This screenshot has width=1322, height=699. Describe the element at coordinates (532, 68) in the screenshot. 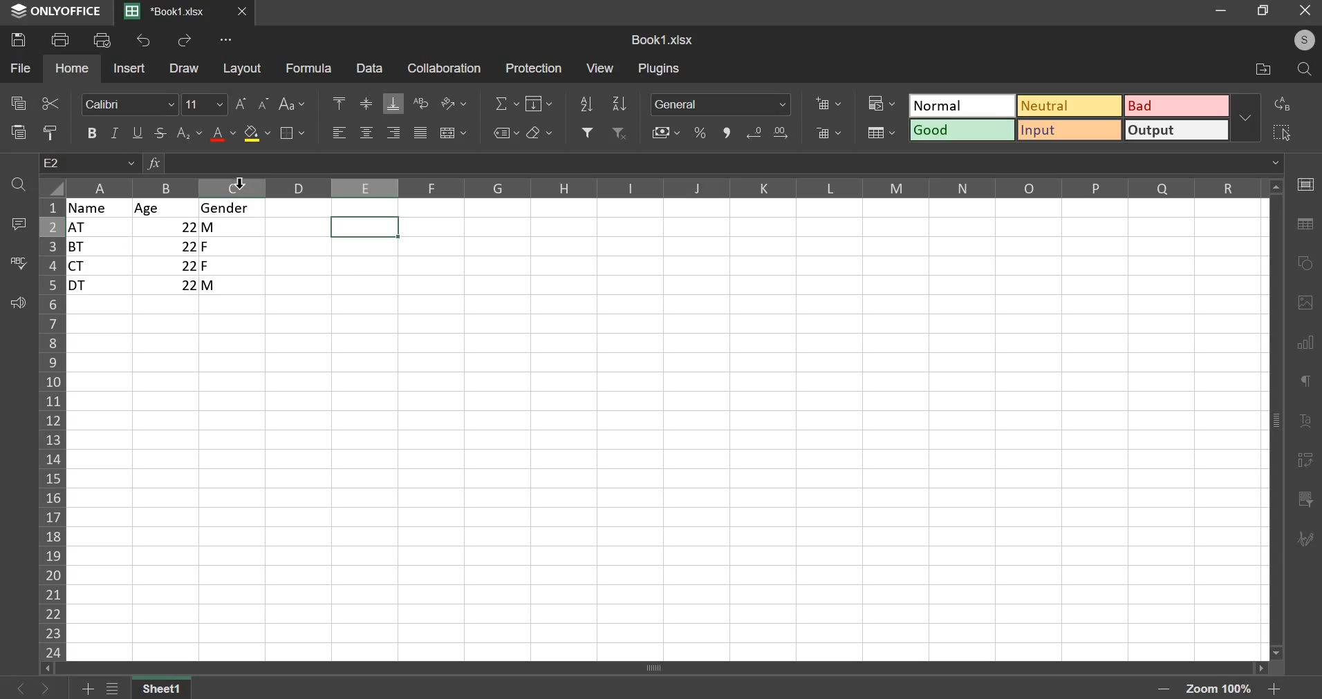

I see `protection` at that location.